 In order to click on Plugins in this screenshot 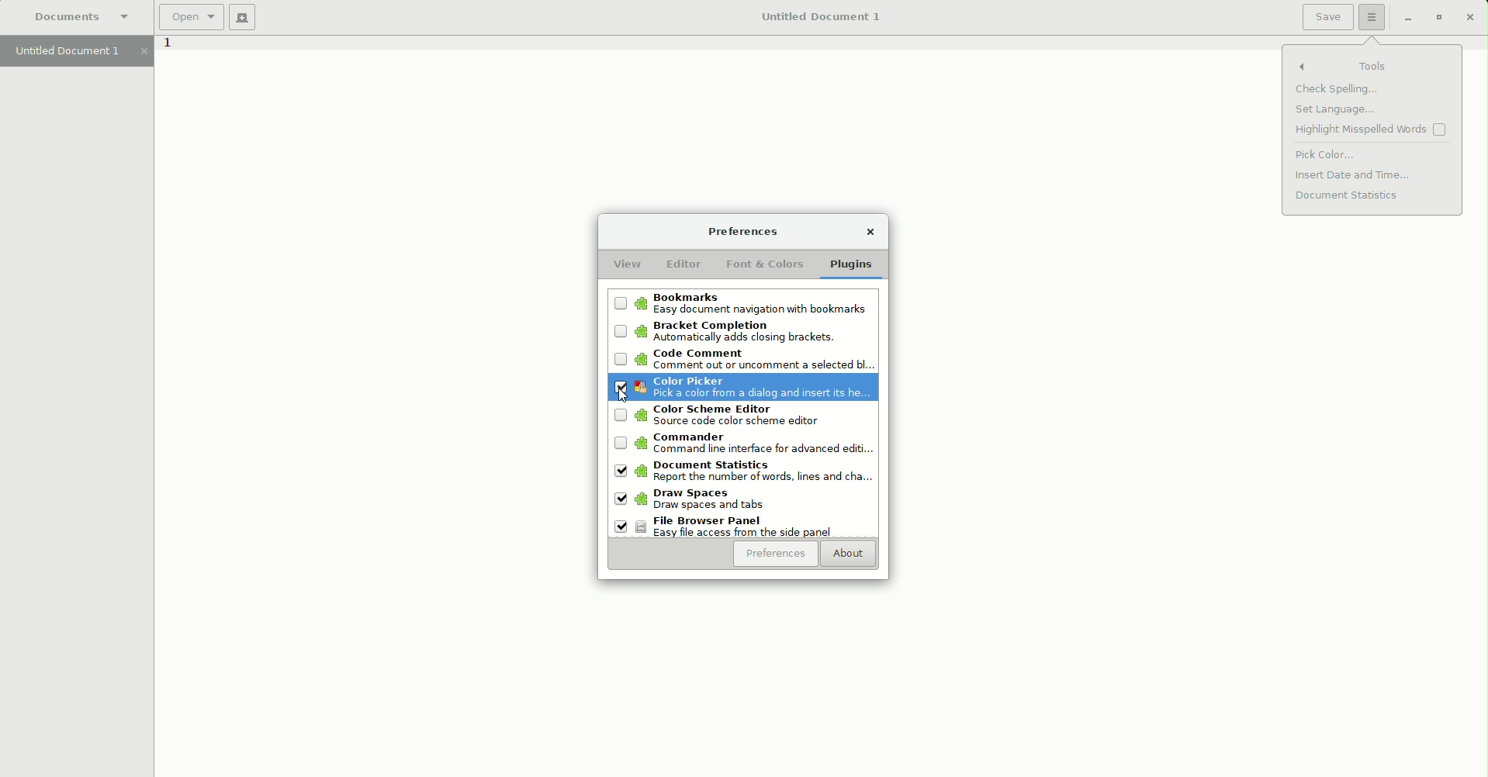, I will do `click(854, 265)`.